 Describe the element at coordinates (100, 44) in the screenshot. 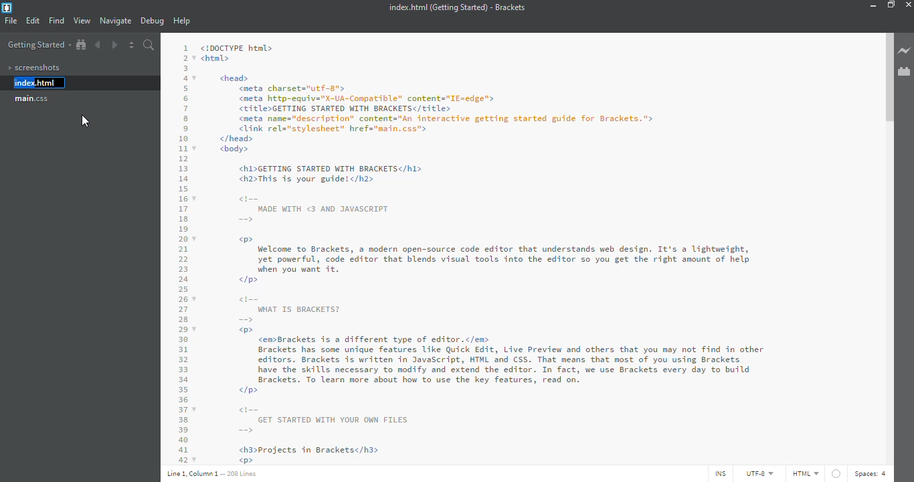

I see `back` at that location.